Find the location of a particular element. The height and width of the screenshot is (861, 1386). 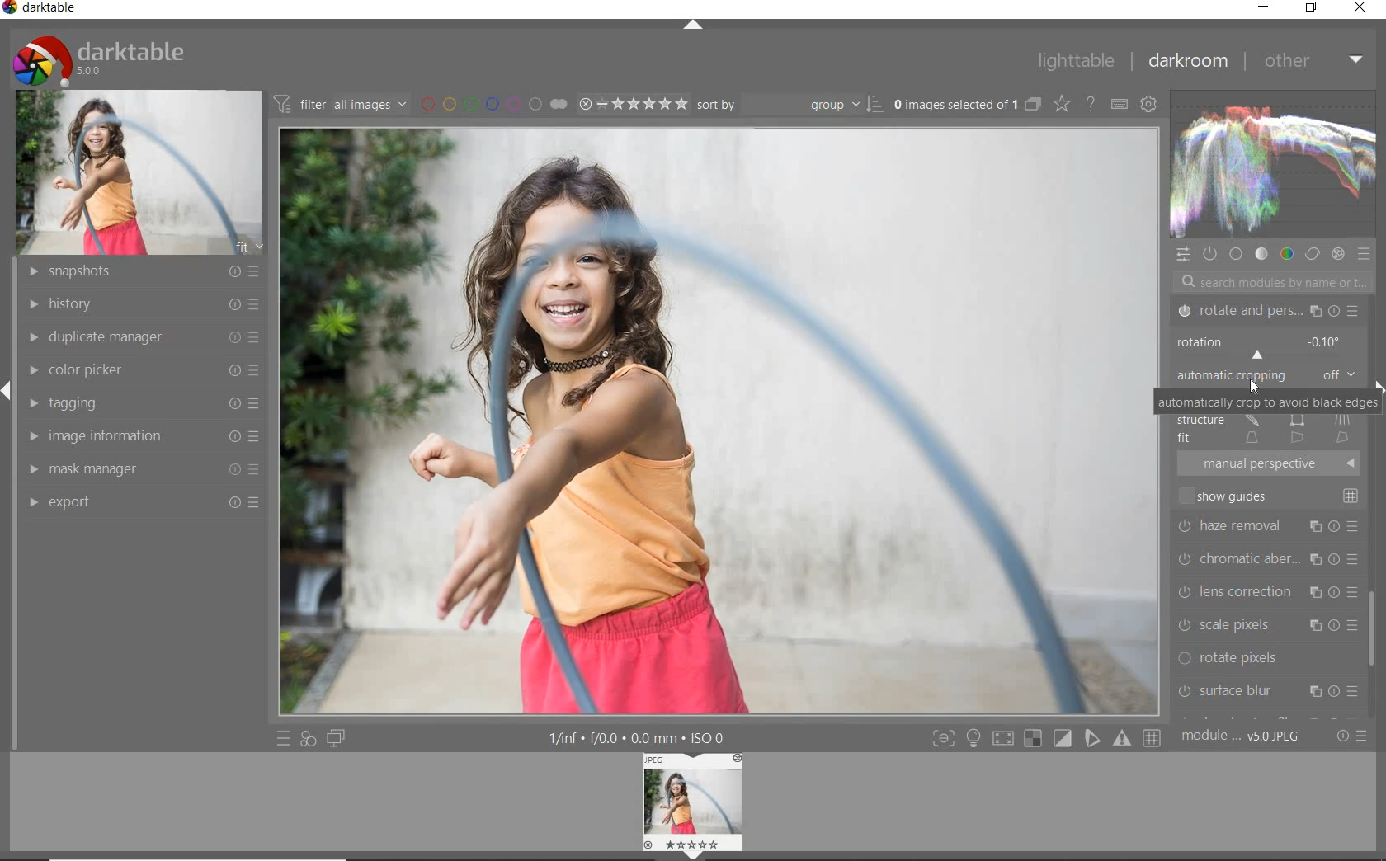

color picker is located at coordinates (141, 369).